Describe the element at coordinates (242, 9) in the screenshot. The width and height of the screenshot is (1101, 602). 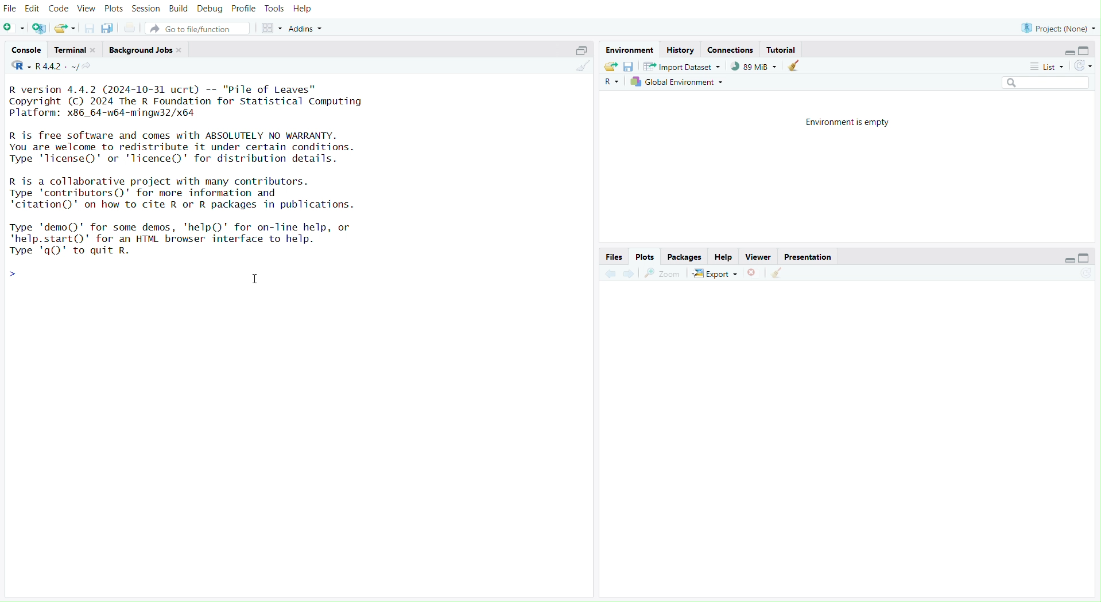
I see `Profile` at that location.